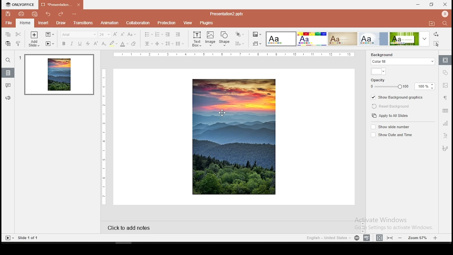 This screenshot has width=453, height=255. Describe the element at coordinates (159, 34) in the screenshot. I see `numbering` at that location.